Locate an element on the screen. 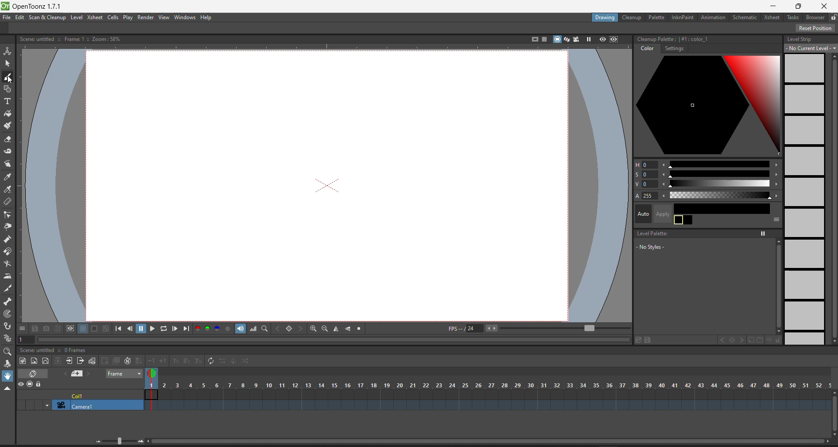  color is located at coordinates (647, 48).